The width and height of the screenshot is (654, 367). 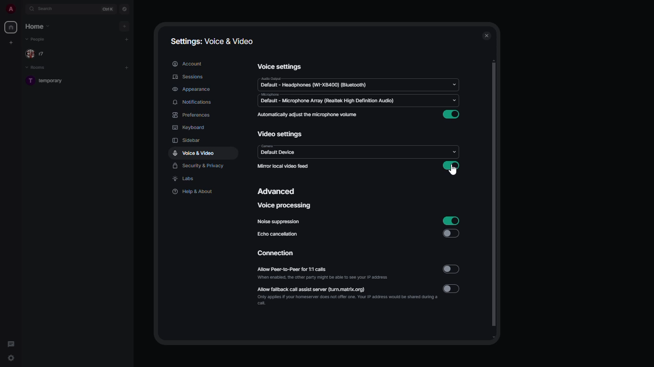 I want to click on video settings, so click(x=281, y=133).